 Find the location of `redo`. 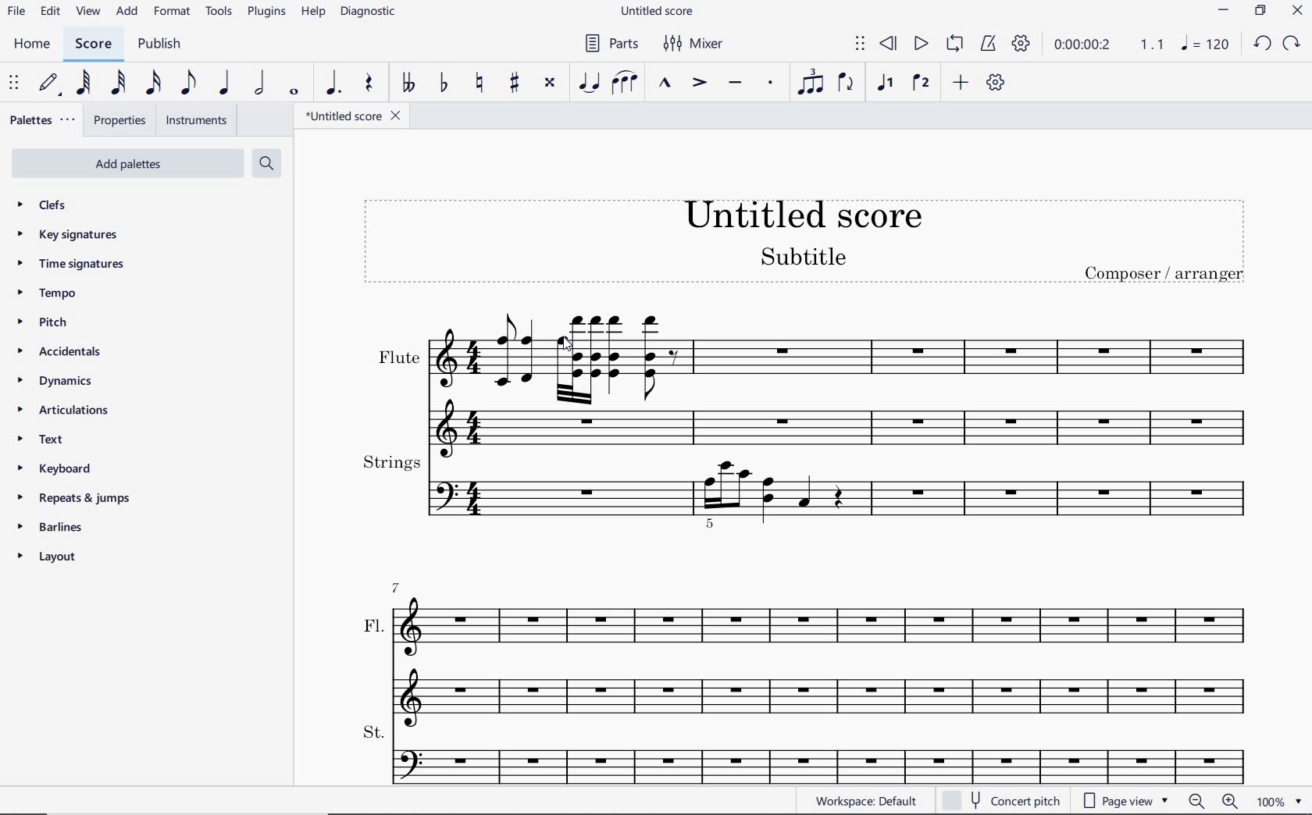

redo is located at coordinates (1292, 44).